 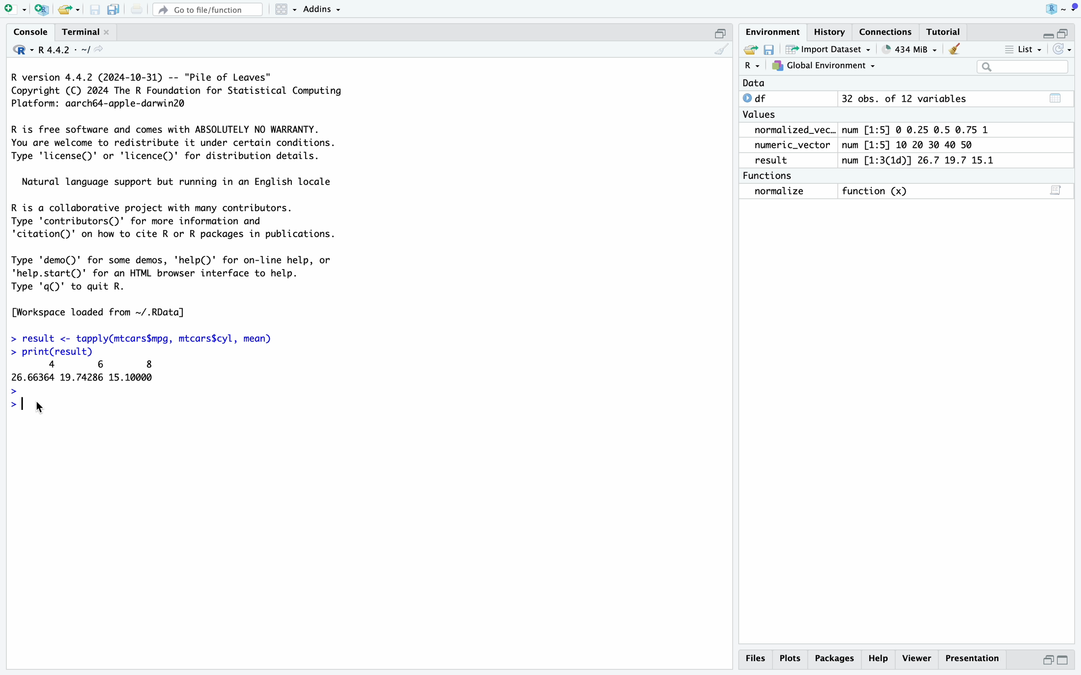 I want to click on Data, so click(x=756, y=84).